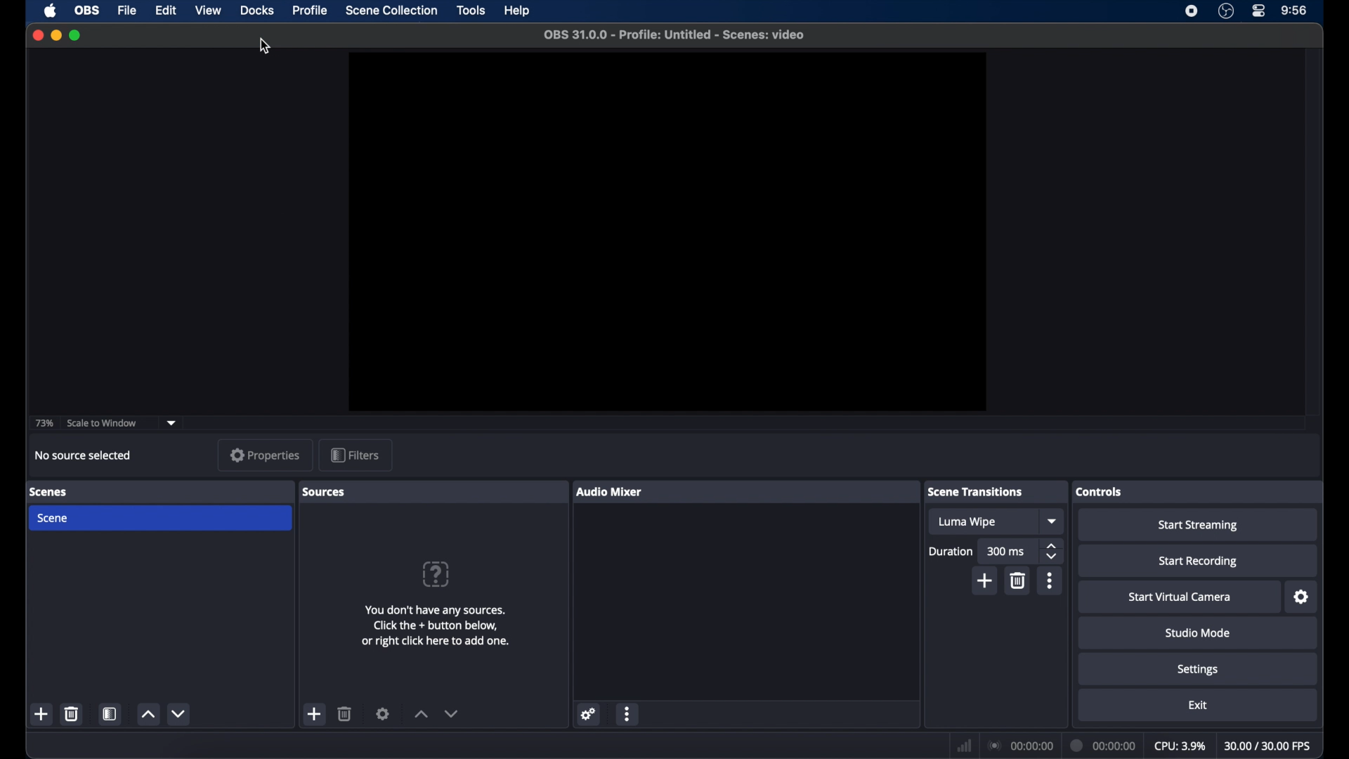 The width and height of the screenshot is (1349, 759). What do you see at coordinates (264, 46) in the screenshot?
I see `cursor` at bounding box center [264, 46].